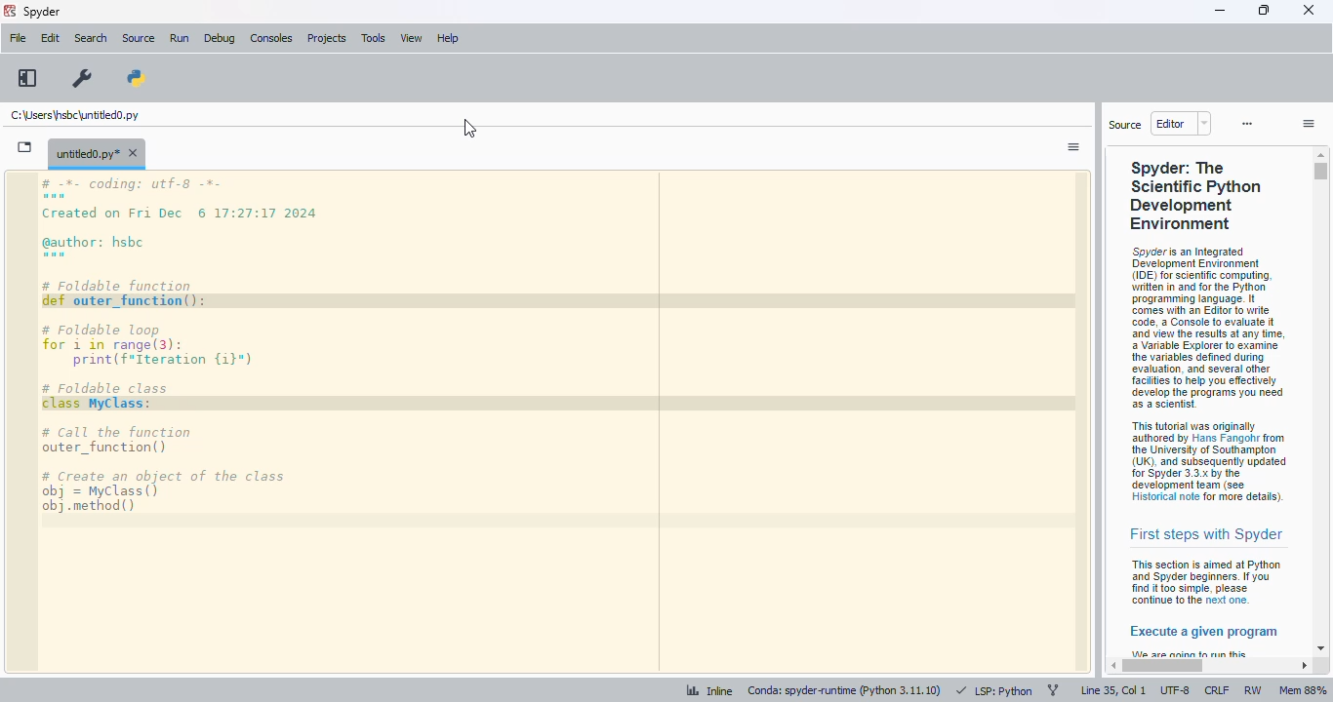  What do you see at coordinates (1210, 402) in the screenshot?
I see `help viewer` at bounding box center [1210, 402].